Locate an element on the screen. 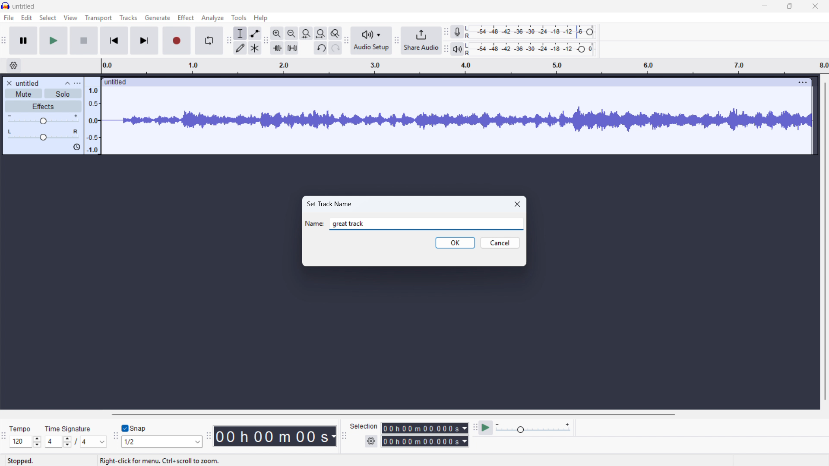  Selection tool  is located at coordinates (240, 33).